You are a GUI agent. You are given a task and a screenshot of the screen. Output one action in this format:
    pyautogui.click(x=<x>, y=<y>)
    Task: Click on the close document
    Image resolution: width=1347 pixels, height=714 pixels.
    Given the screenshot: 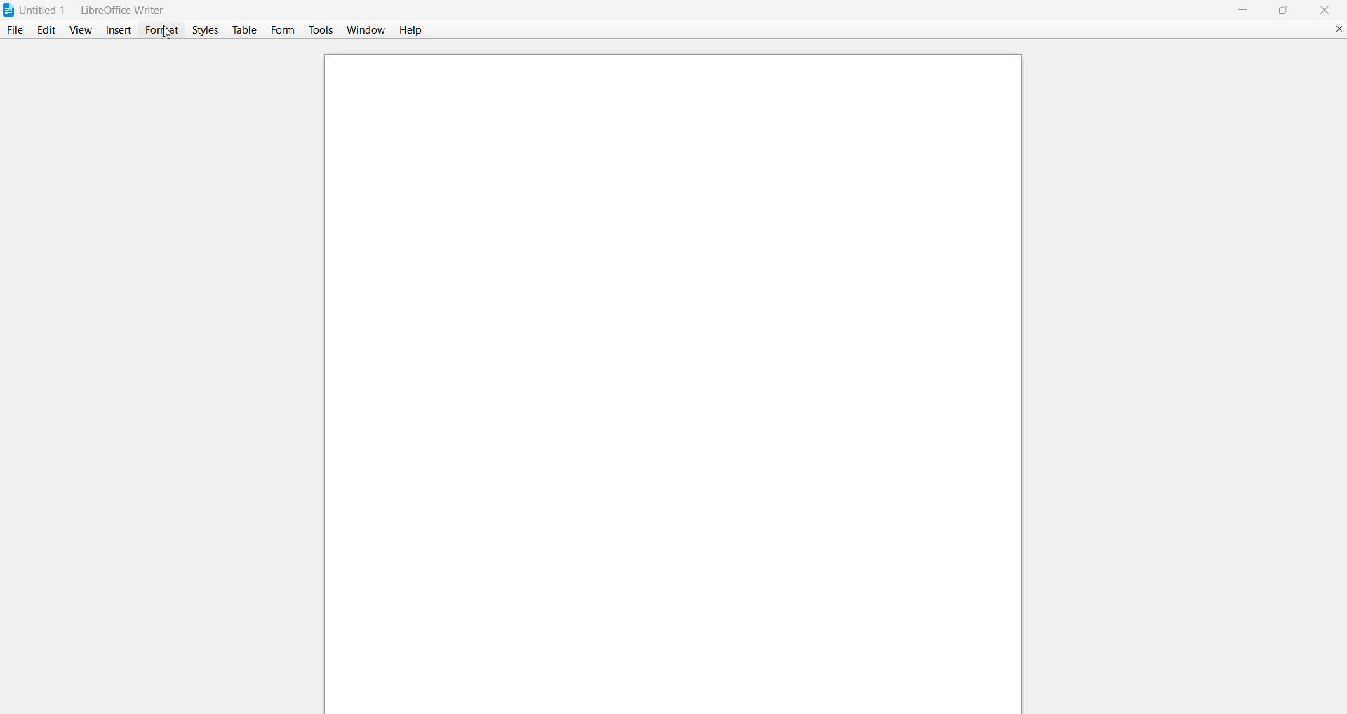 What is the action you would take?
    pyautogui.click(x=1339, y=28)
    